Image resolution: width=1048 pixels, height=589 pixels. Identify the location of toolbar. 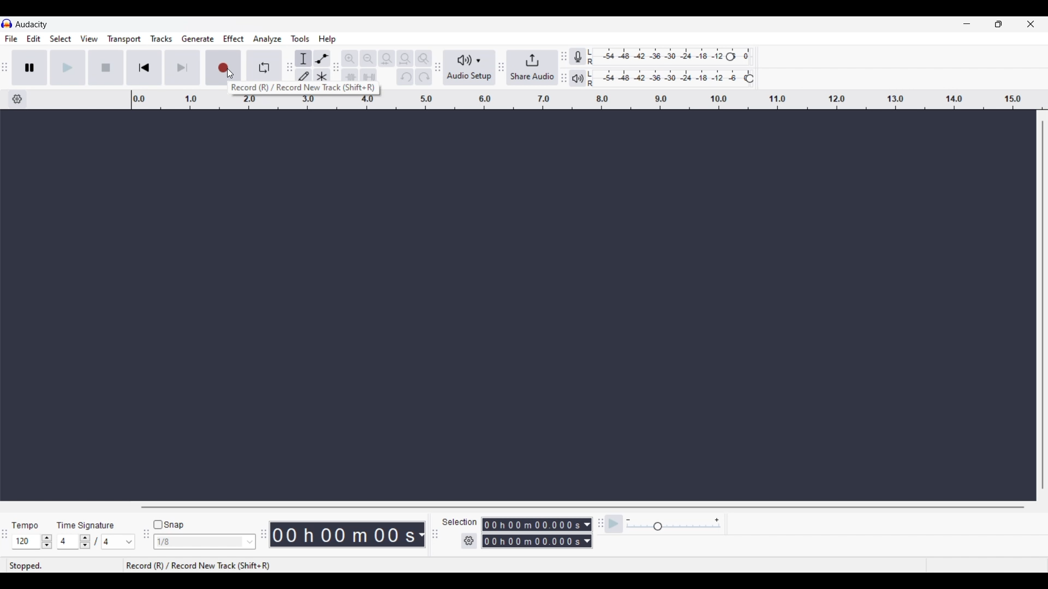
(563, 65).